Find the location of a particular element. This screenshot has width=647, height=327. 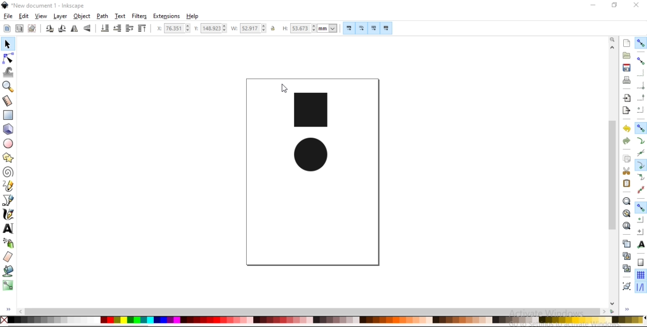

create aclone is located at coordinates (626, 256).